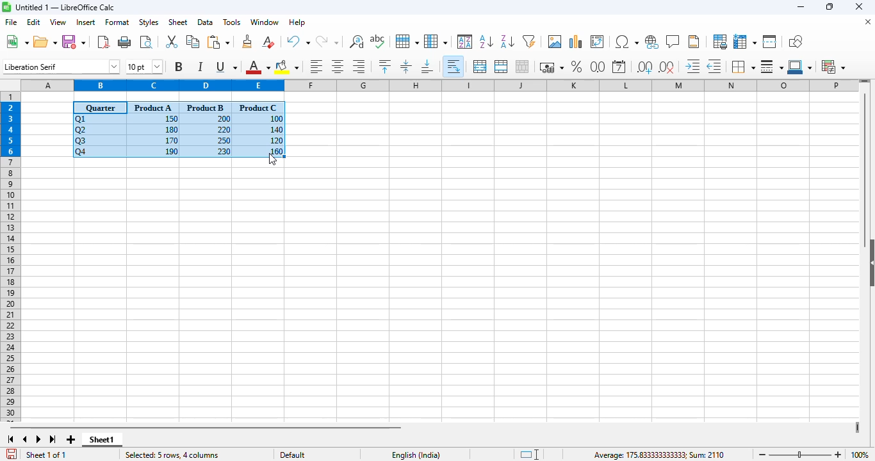 The height and width of the screenshot is (461, 875). I want to click on align bottom, so click(428, 67).